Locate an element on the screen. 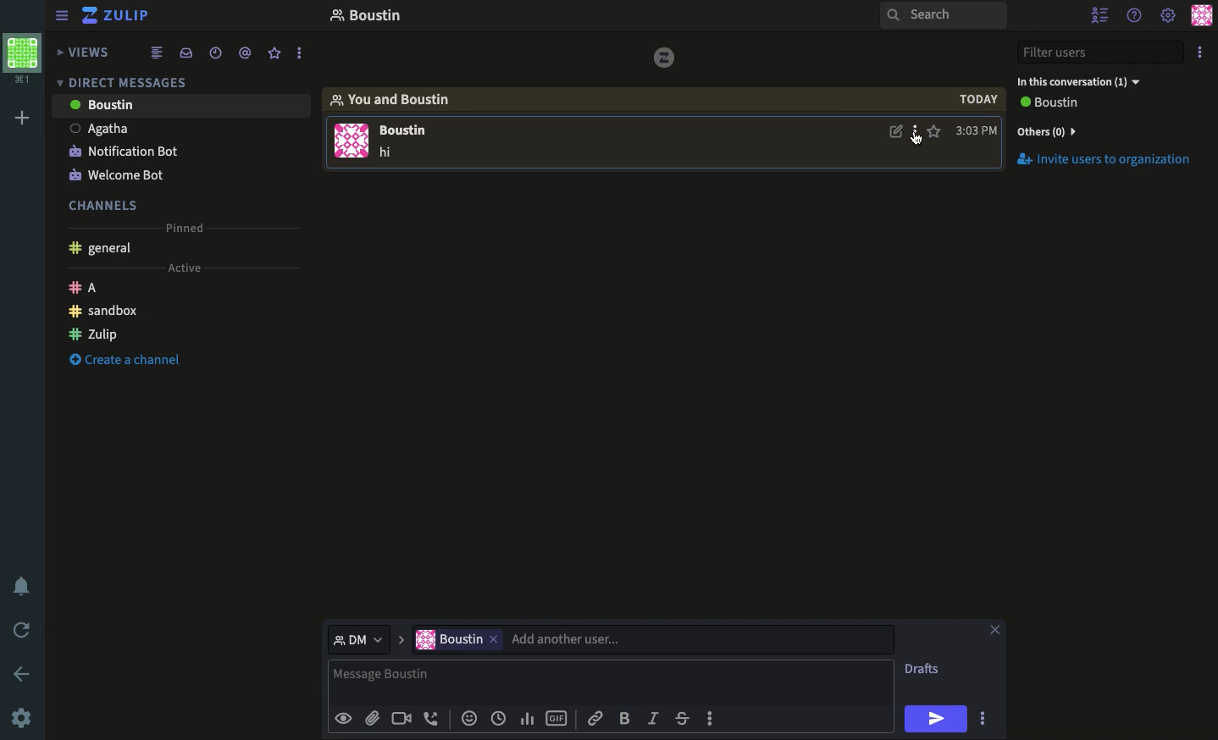  Text is located at coordinates (389, 153).